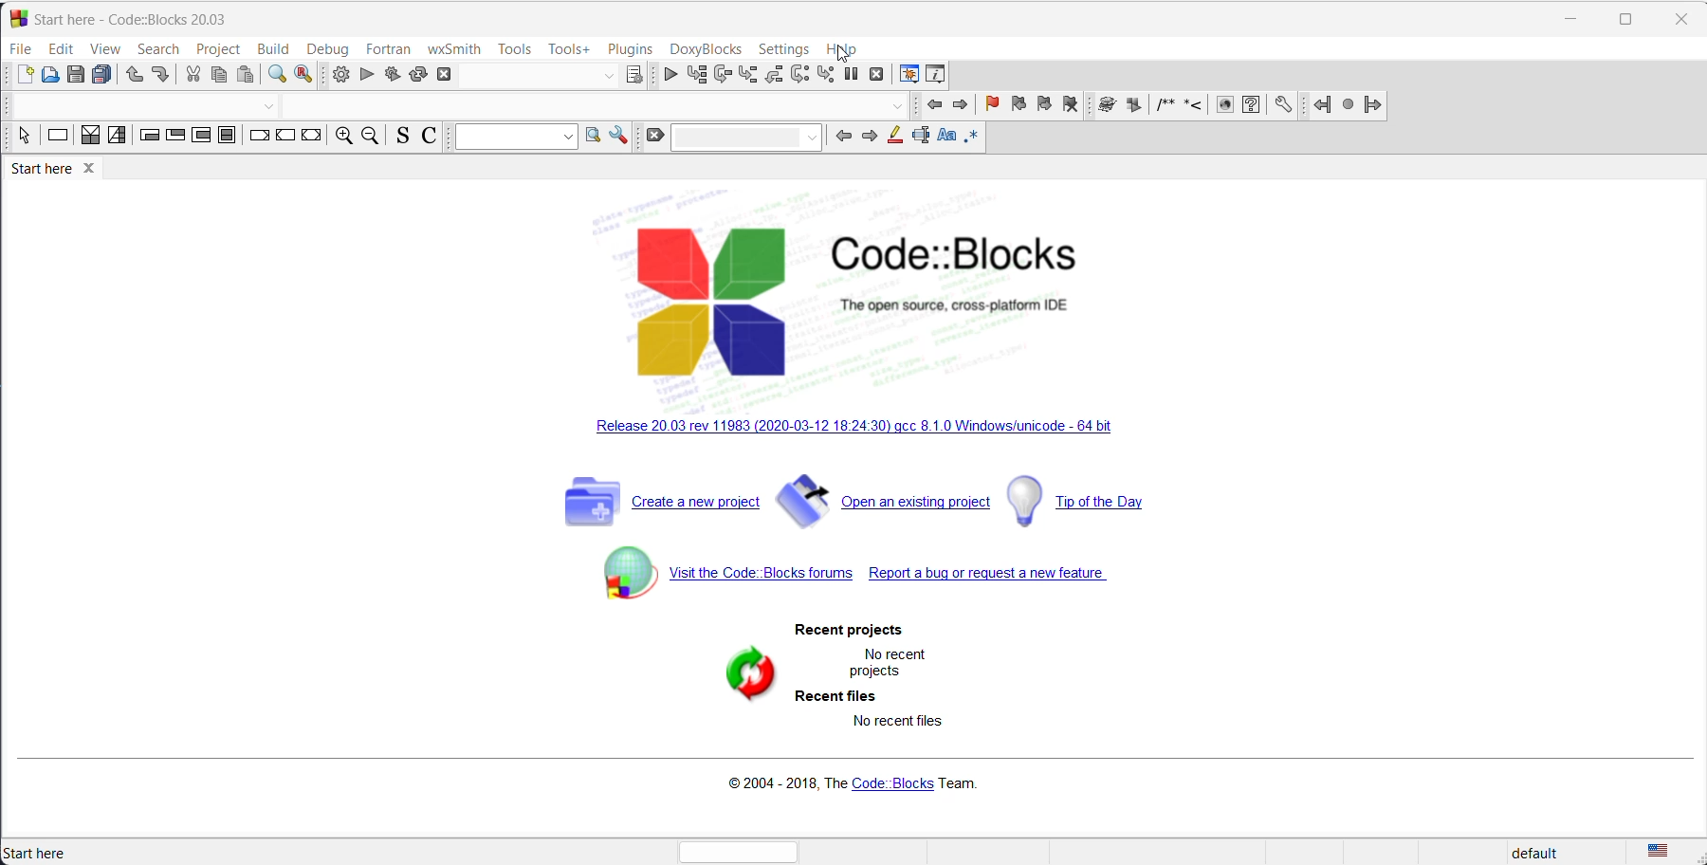  Describe the element at coordinates (22, 139) in the screenshot. I see `select` at that location.